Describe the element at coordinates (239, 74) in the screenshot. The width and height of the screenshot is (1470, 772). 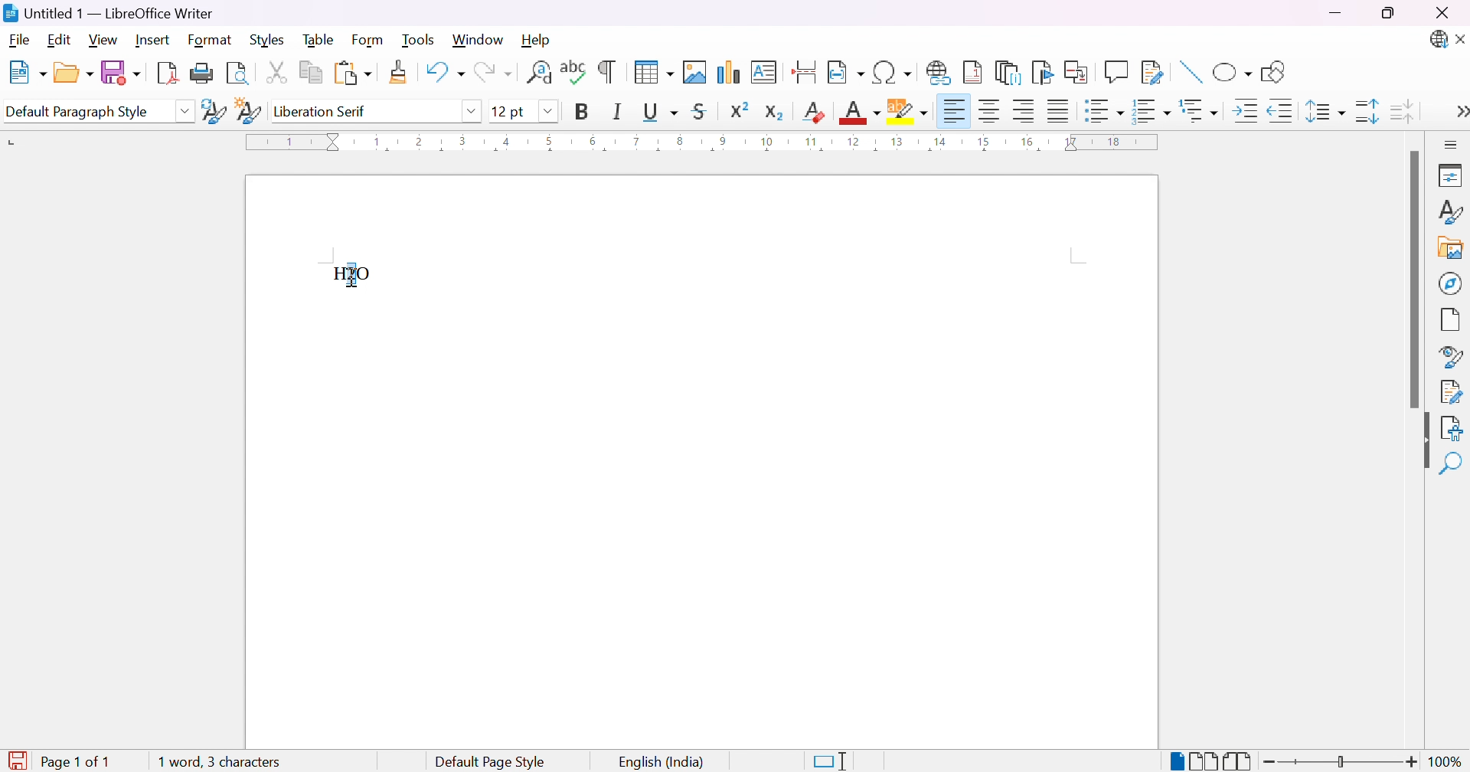
I see `Toggle print preview` at that location.